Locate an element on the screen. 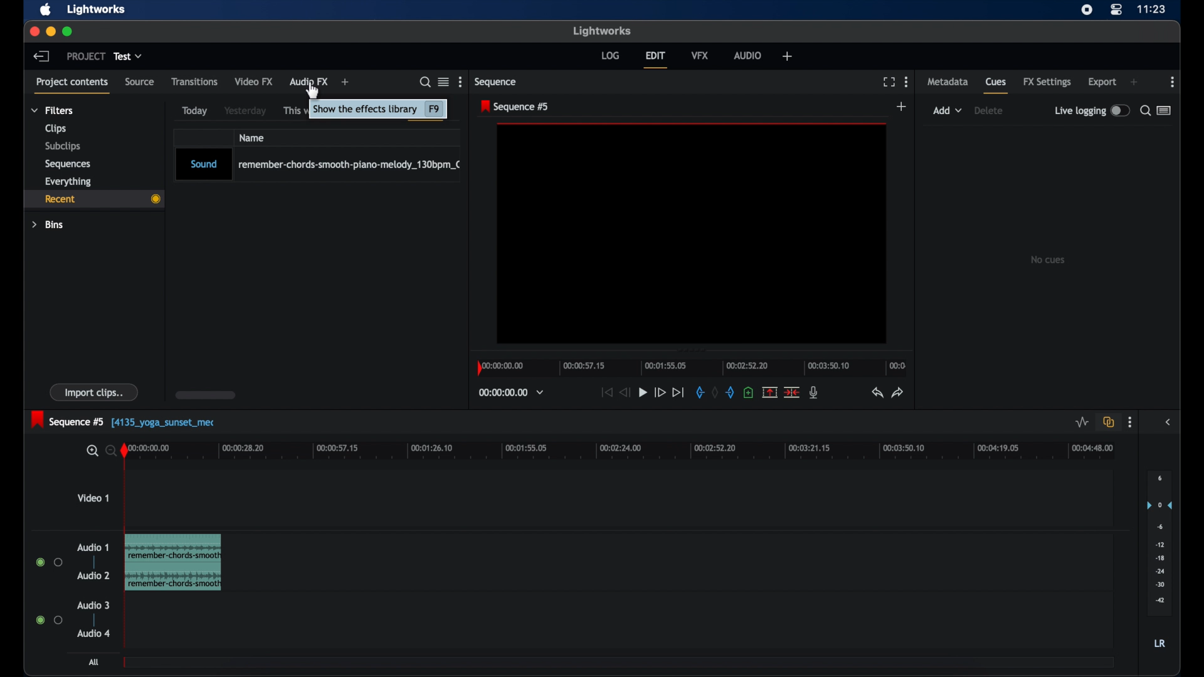  screen recorder icon is located at coordinates (1087, 10).